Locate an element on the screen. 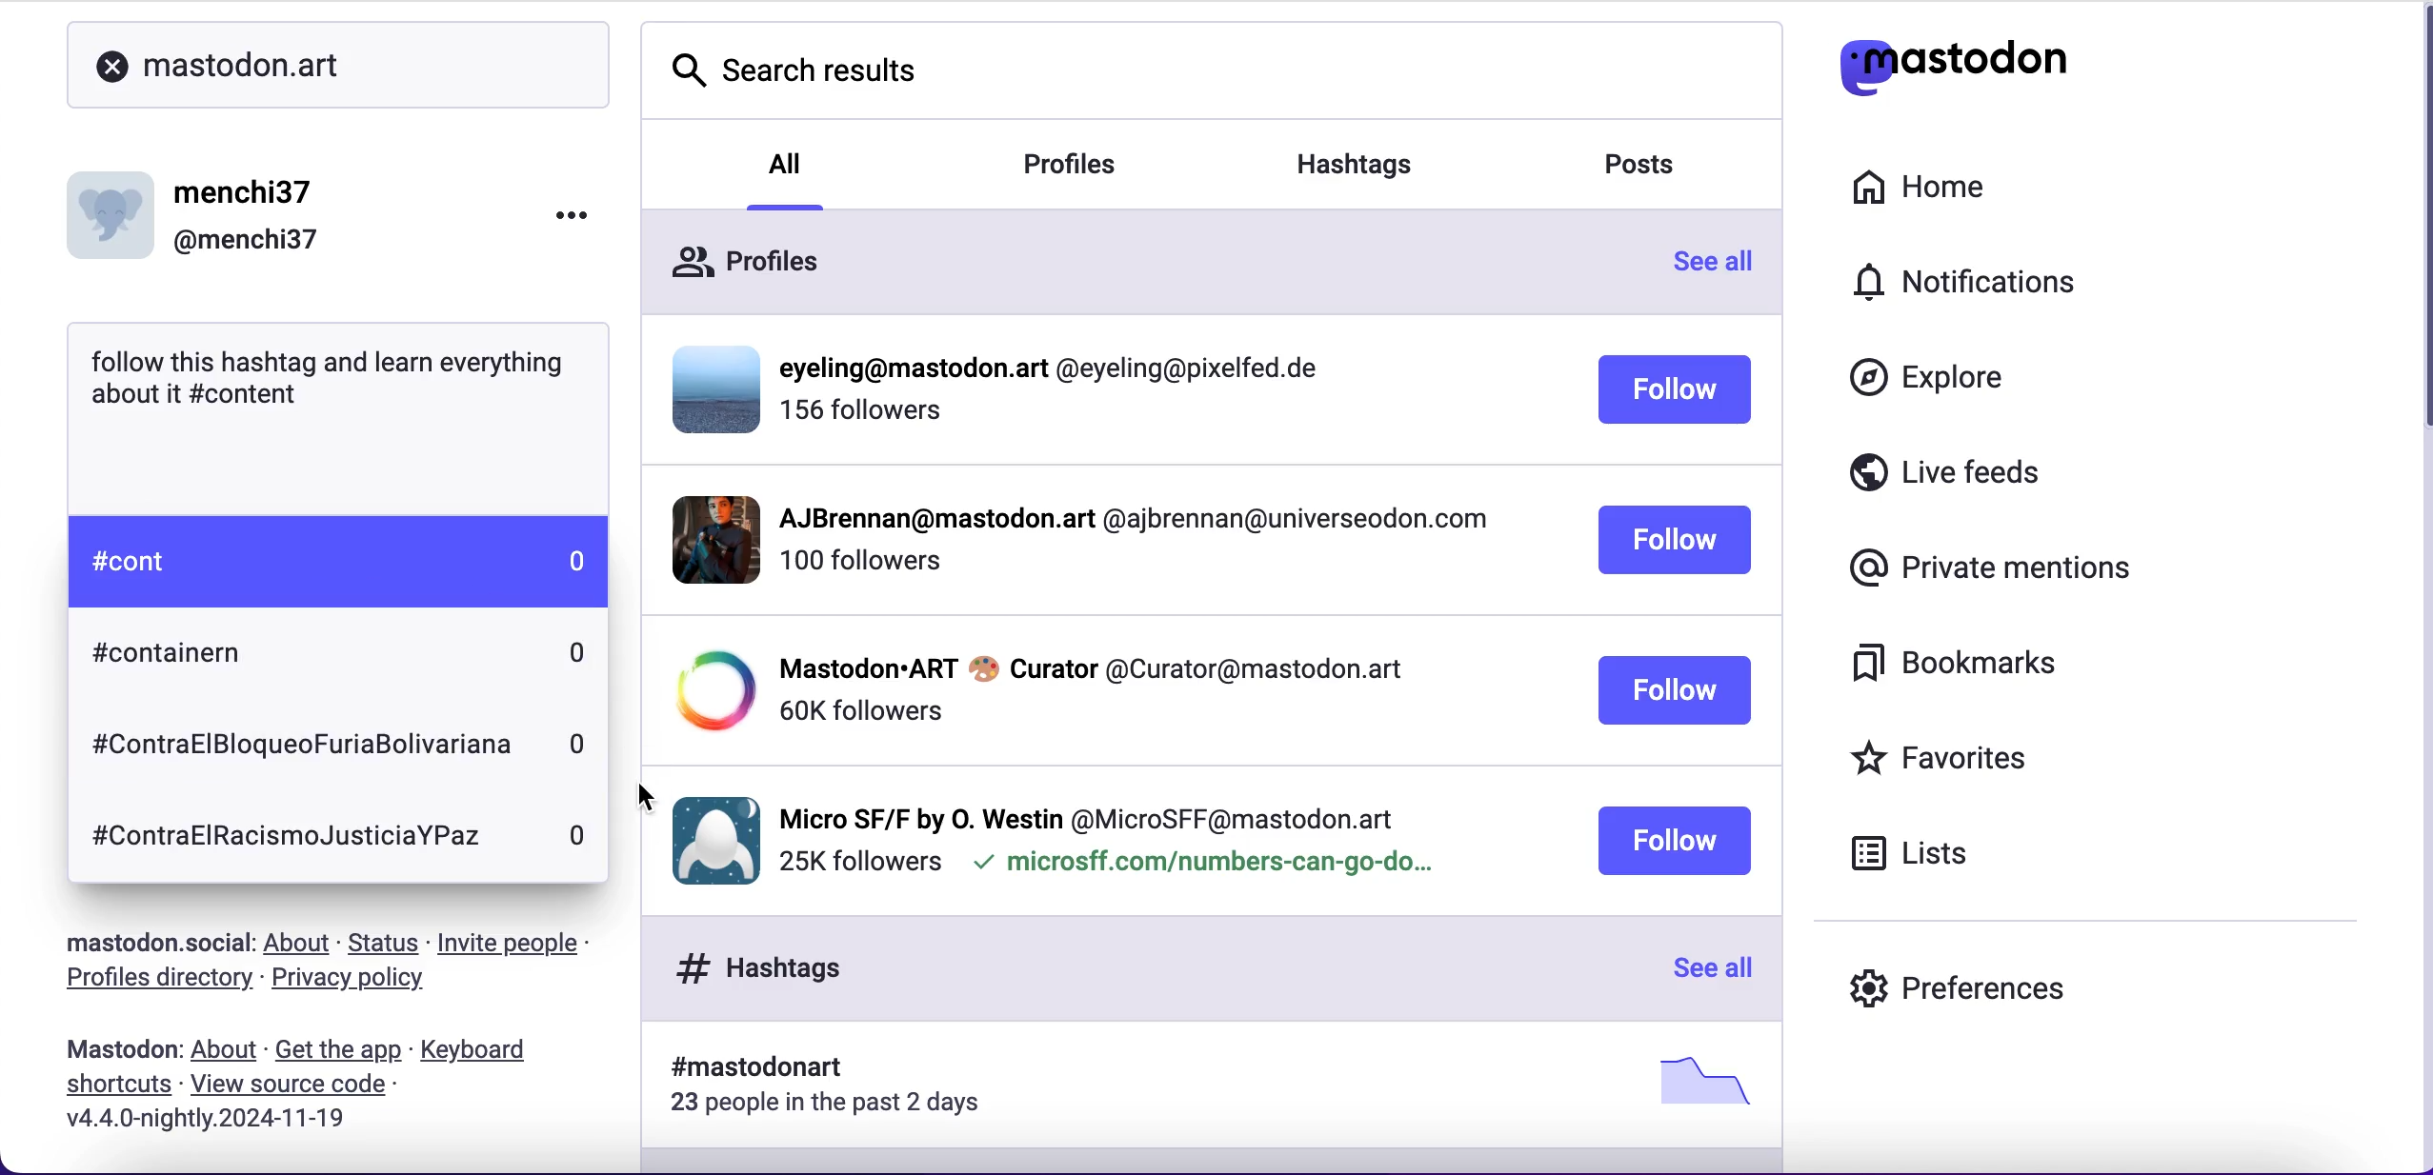 This screenshot has height=1175, width=2433. followers is located at coordinates (859, 711).